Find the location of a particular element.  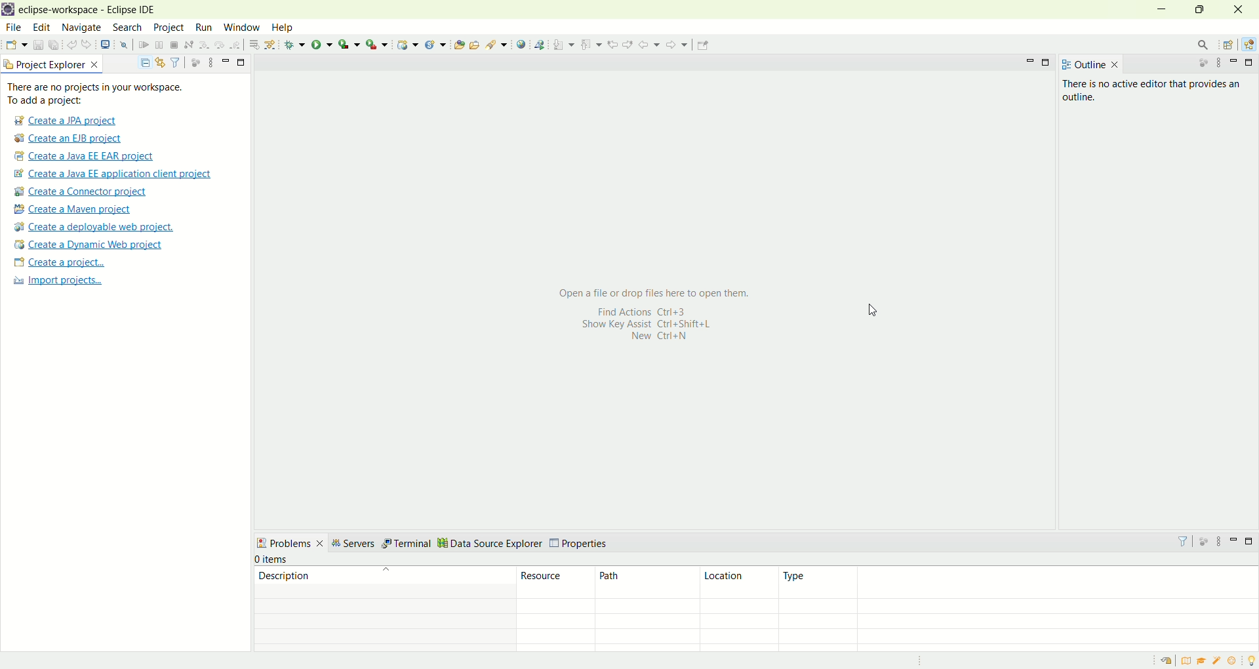

use step filters is located at coordinates (270, 44).